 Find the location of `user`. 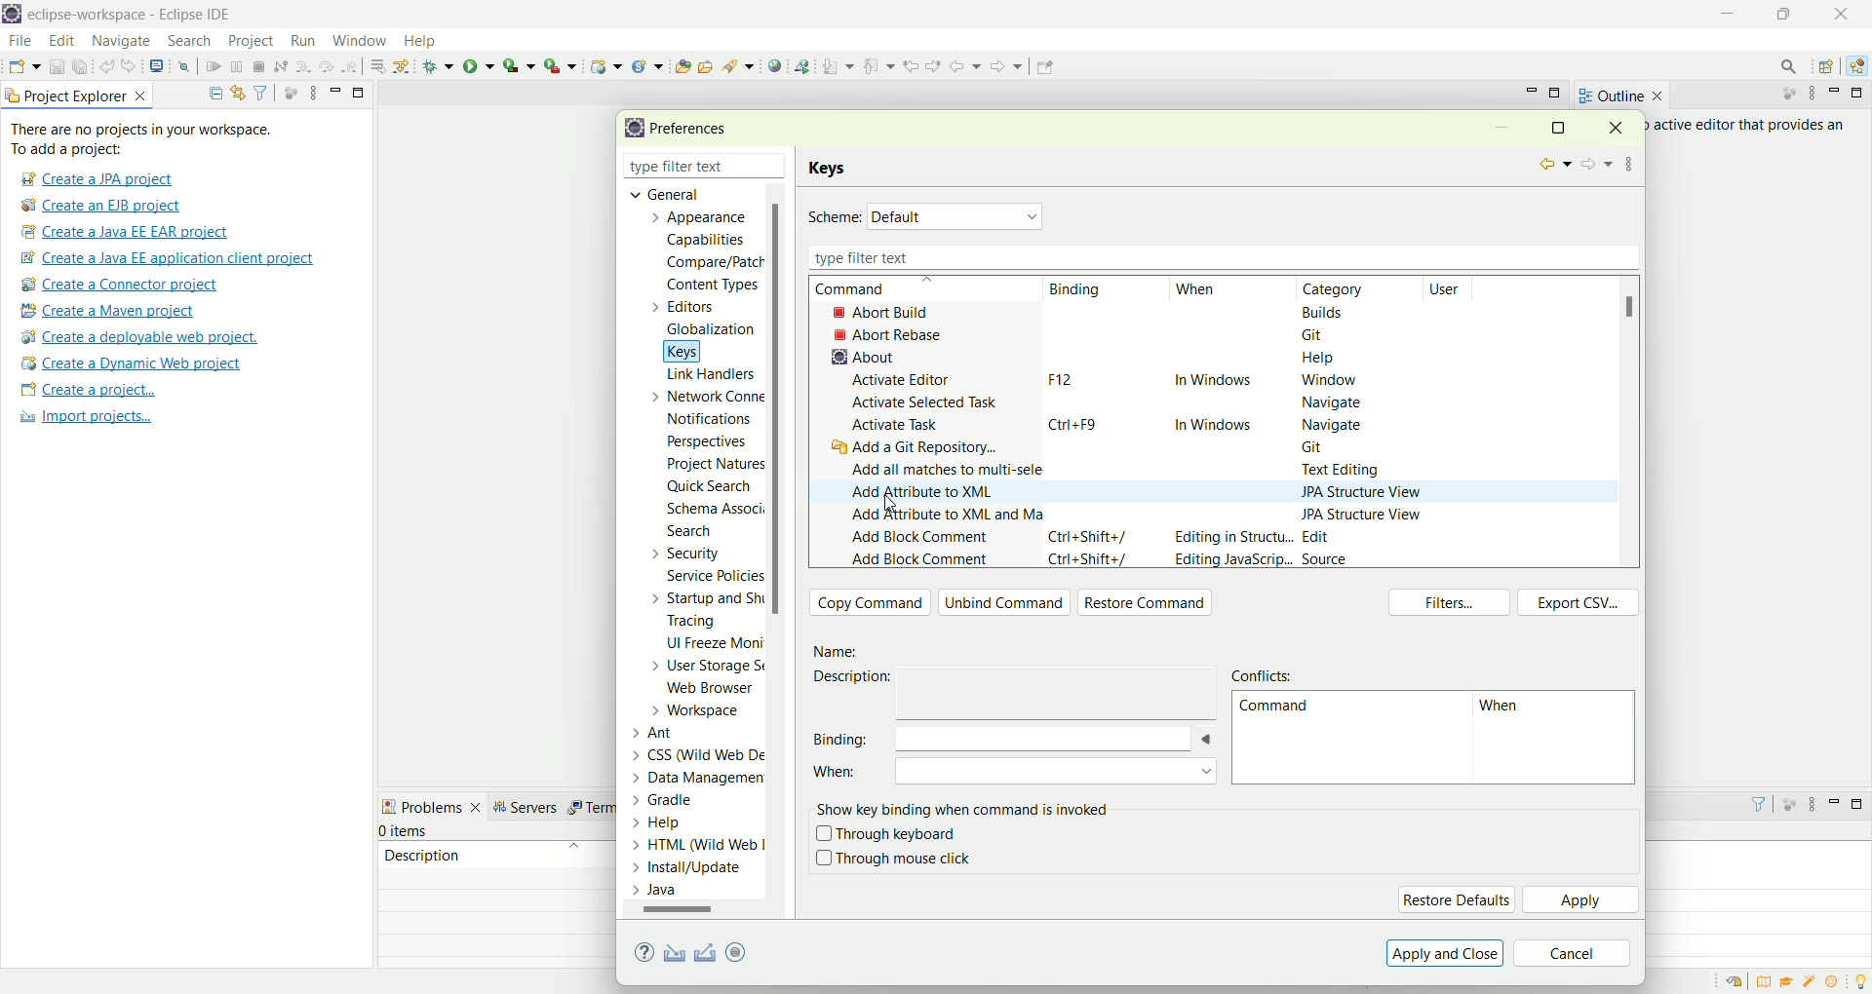

user is located at coordinates (1456, 288).